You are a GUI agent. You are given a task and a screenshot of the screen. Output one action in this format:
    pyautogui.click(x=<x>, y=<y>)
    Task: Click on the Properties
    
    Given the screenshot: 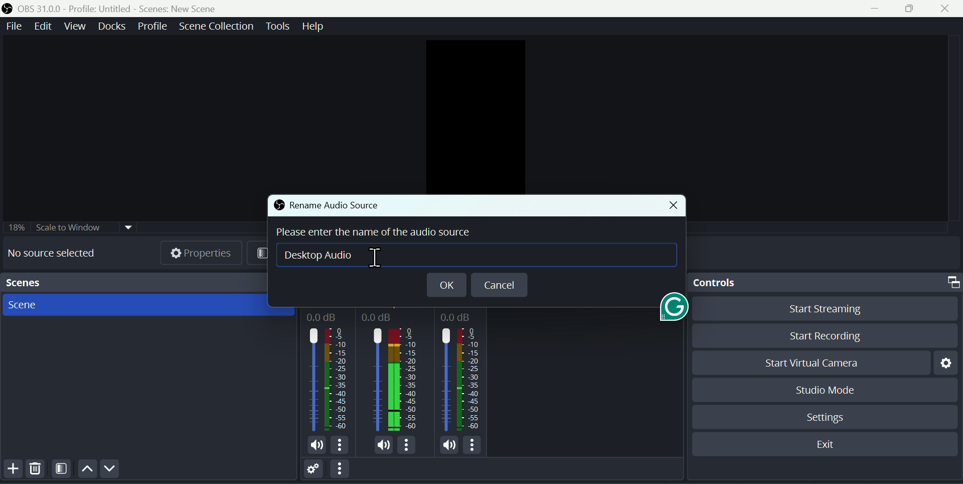 What is the action you would take?
    pyautogui.click(x=204, y=255)
    